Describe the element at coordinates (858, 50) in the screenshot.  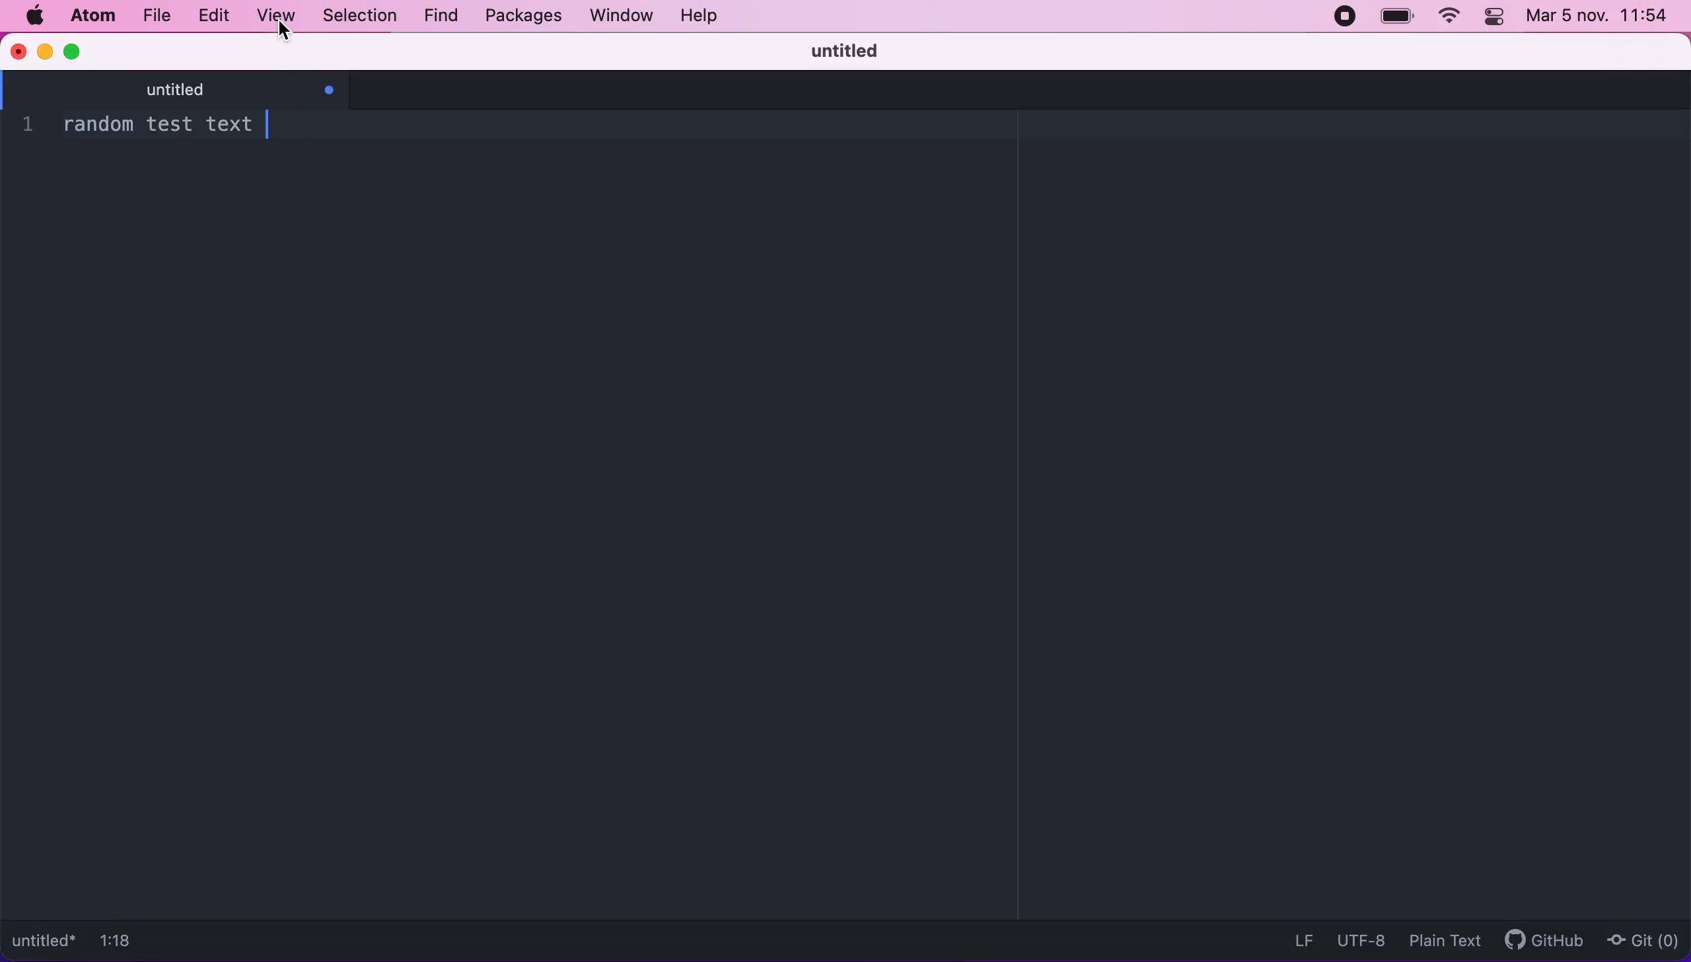
I see `untitled` at that location.